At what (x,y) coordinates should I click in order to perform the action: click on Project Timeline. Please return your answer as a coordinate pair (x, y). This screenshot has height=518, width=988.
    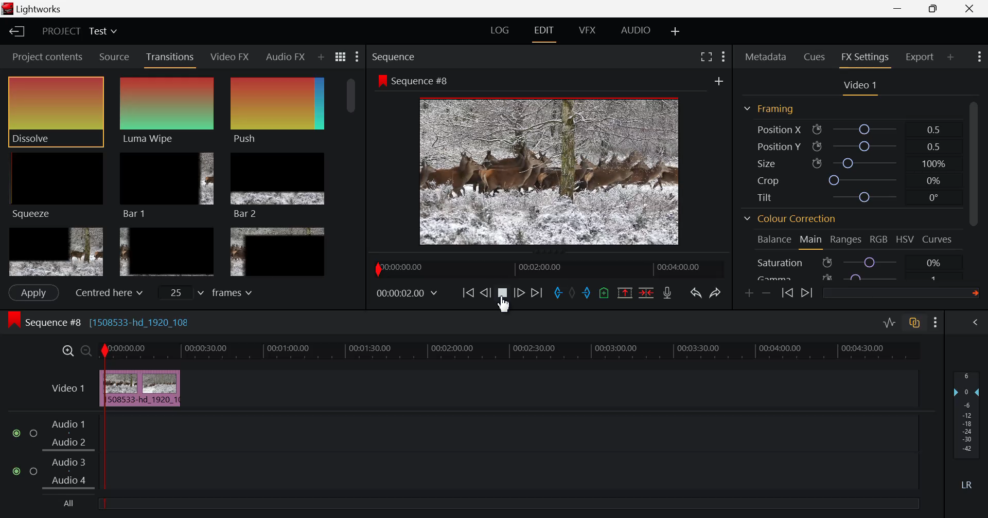
    Looking at the image, I should click on (521, 351).